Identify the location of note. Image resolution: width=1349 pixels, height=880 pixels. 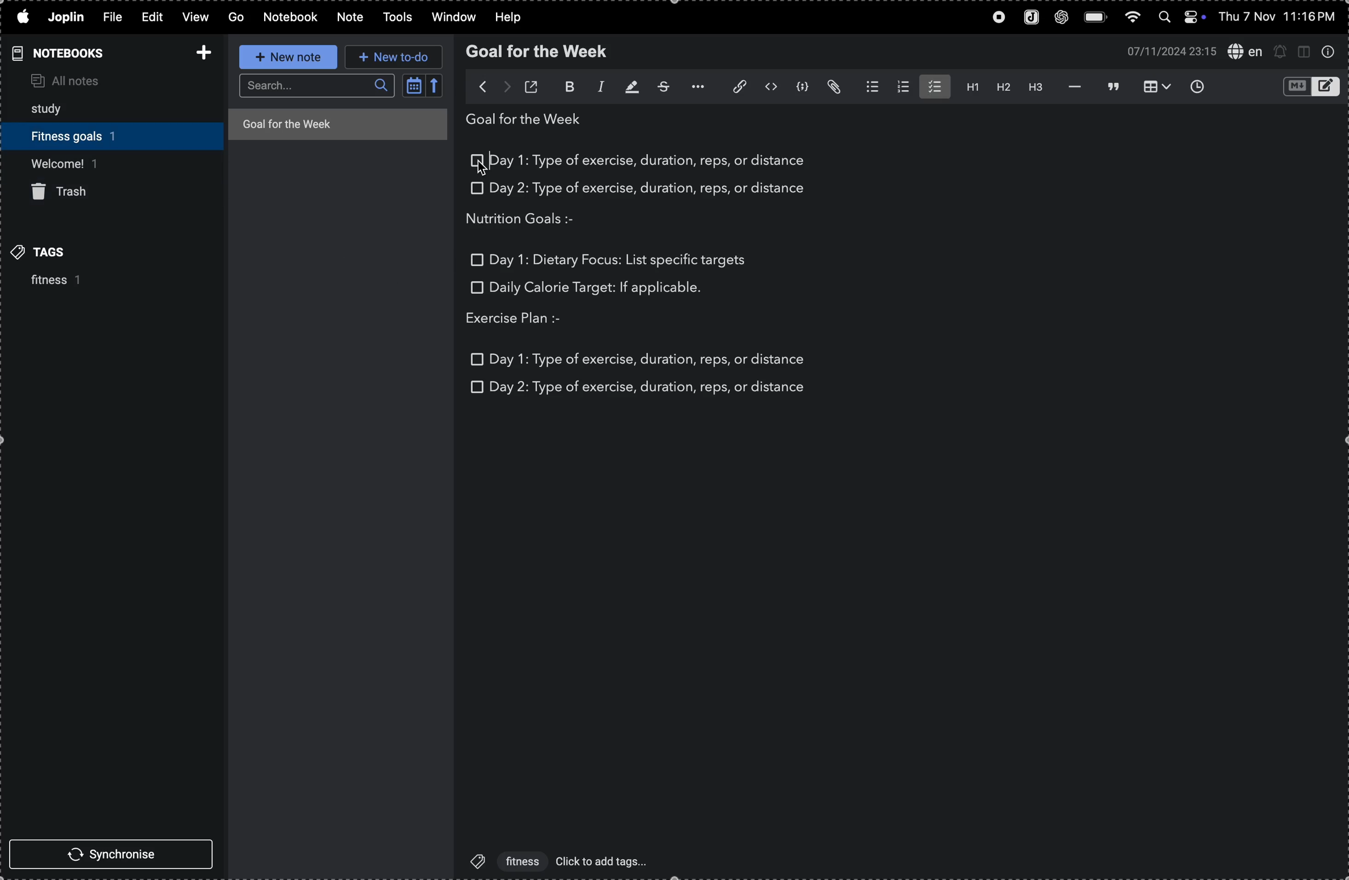
(349, 18).